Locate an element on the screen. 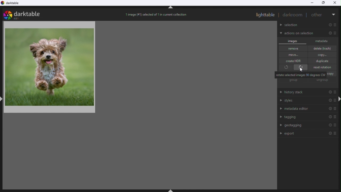 The height and width of the screenshot is (192, 341). shift+ctrl+b is located at coordinates (172, 190).